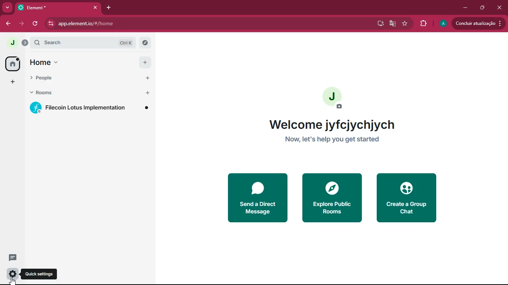 This screenshot has width=508, height=285. Describe the element at coordinates (334, 98) in the screenshot. I see `profile picture` at that location.